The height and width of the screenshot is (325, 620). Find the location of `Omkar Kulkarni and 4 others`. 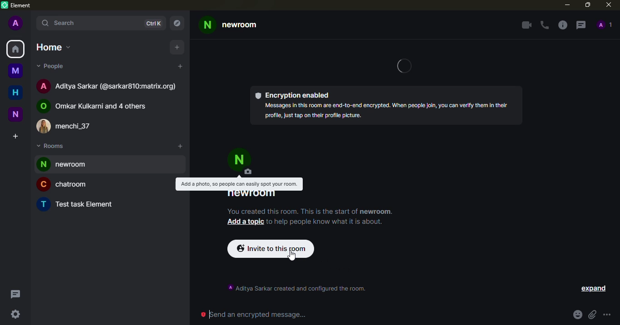

Omkar Kulkarni and 4 others is located at coordinates (93, 108).